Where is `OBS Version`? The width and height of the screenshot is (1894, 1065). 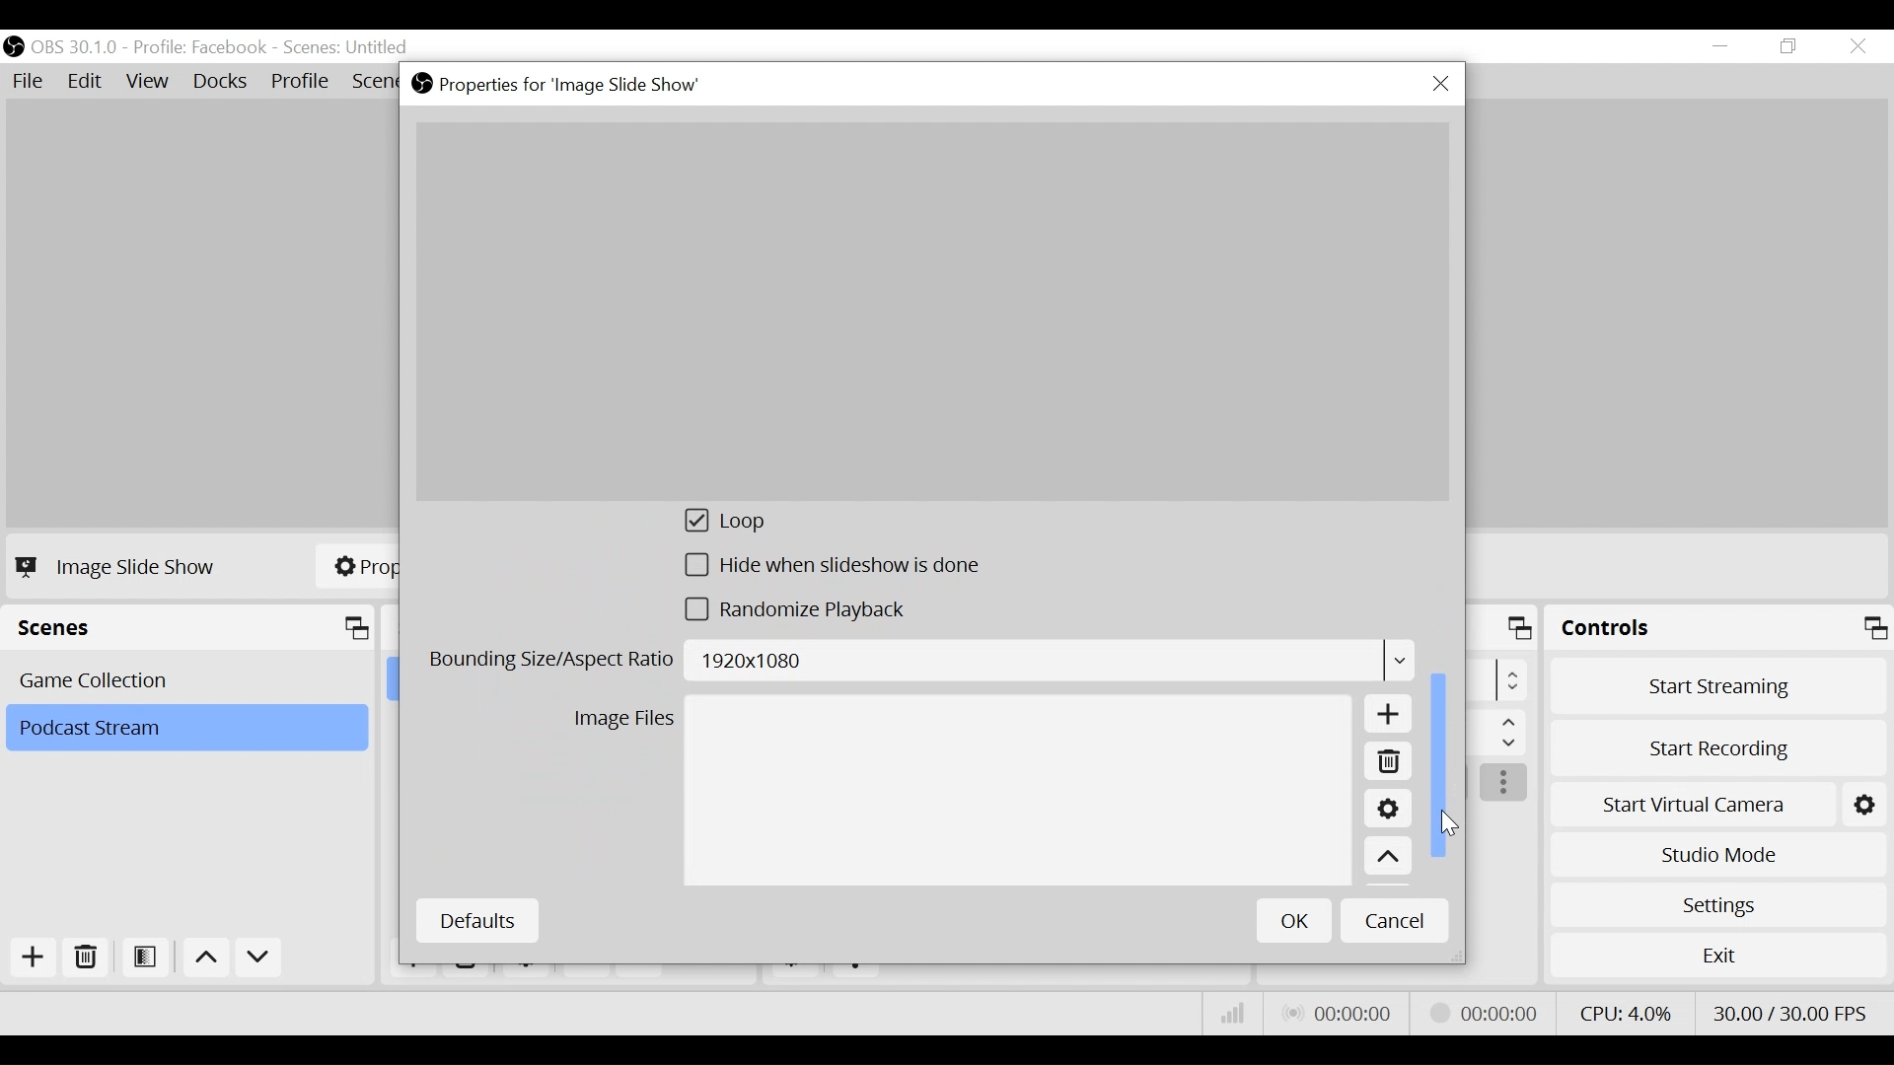 OBS Version is located at coordinates (78, 47).